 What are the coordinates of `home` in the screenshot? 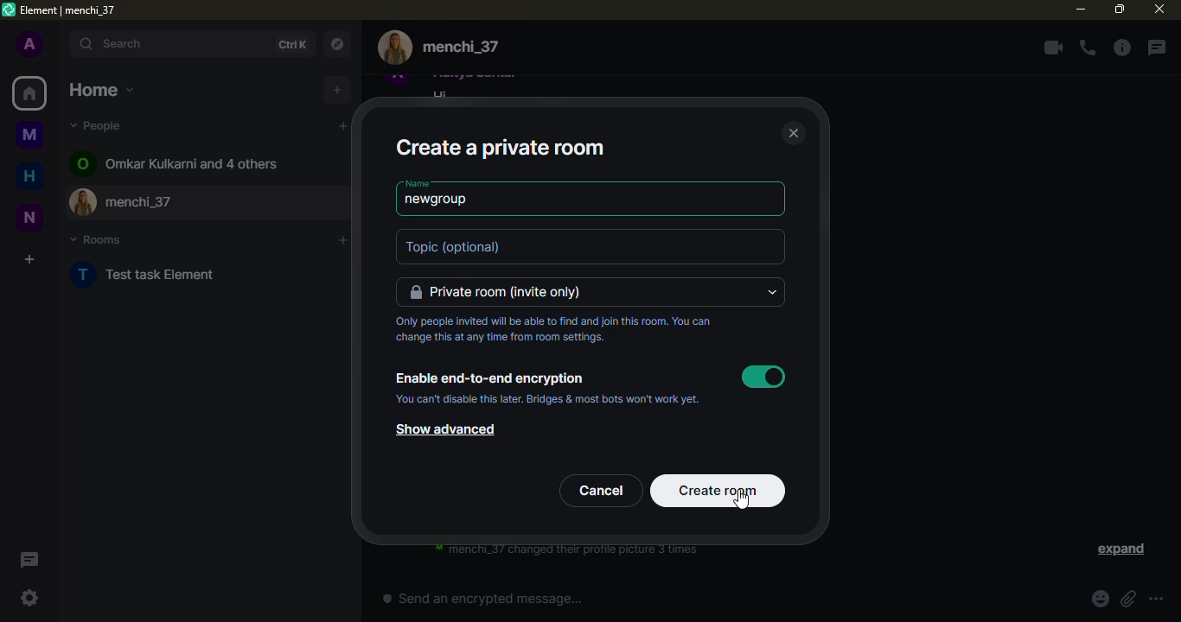 It's located at (29, 93).